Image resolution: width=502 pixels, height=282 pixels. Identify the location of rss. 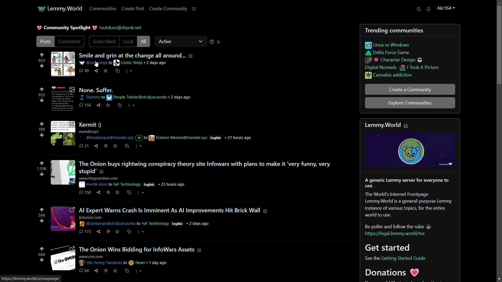
(219, 42).